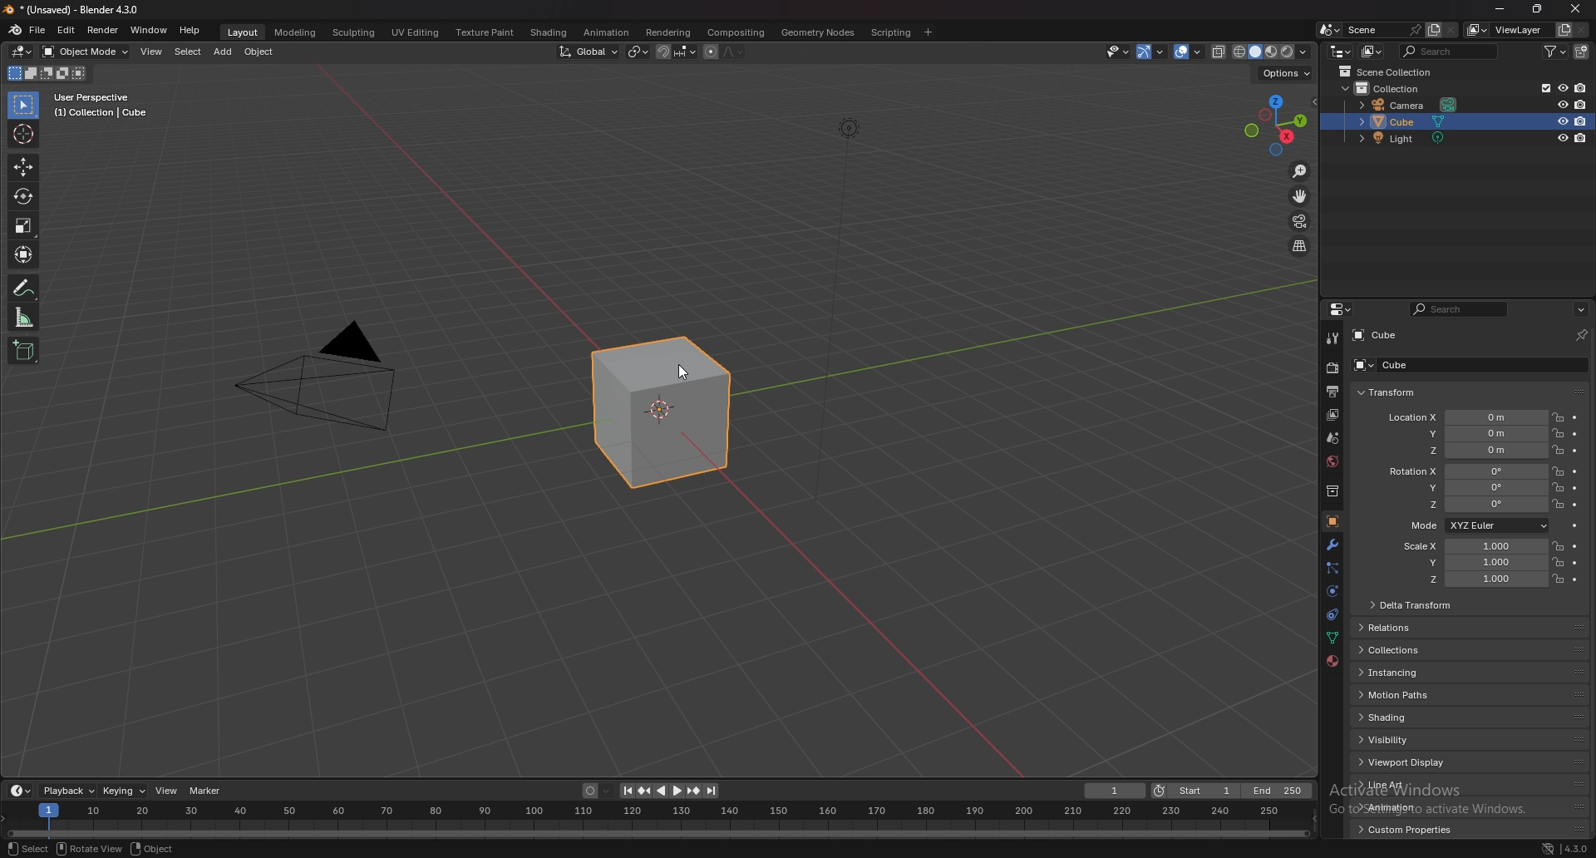 The width and height of the screenshot is (1596, 858). I want to click on animate property, so click(1574, 418).